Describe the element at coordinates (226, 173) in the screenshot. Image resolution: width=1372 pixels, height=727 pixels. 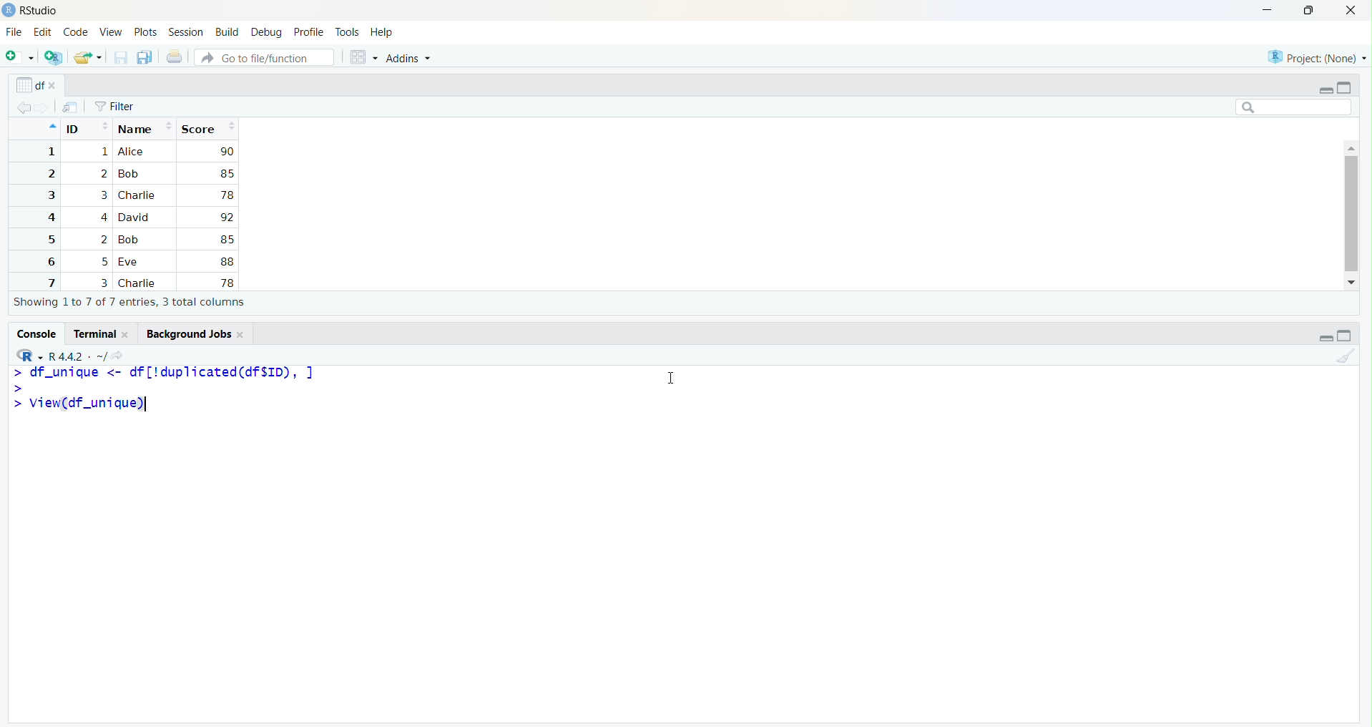
I see `85` at that location.